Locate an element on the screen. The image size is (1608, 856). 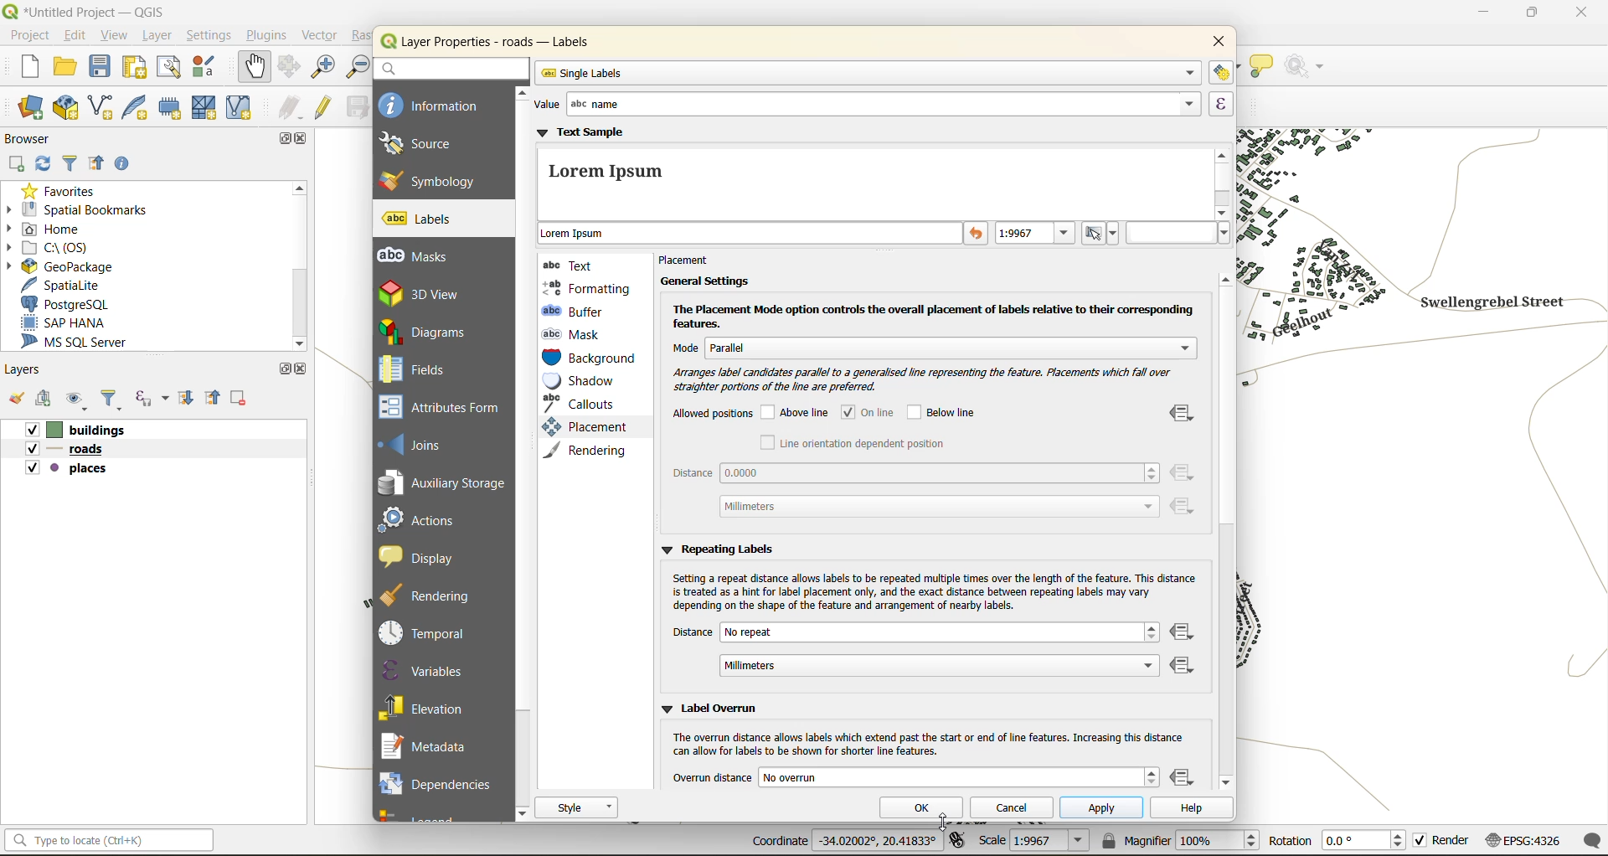
data defined override is located at coordinates (1184, 779).